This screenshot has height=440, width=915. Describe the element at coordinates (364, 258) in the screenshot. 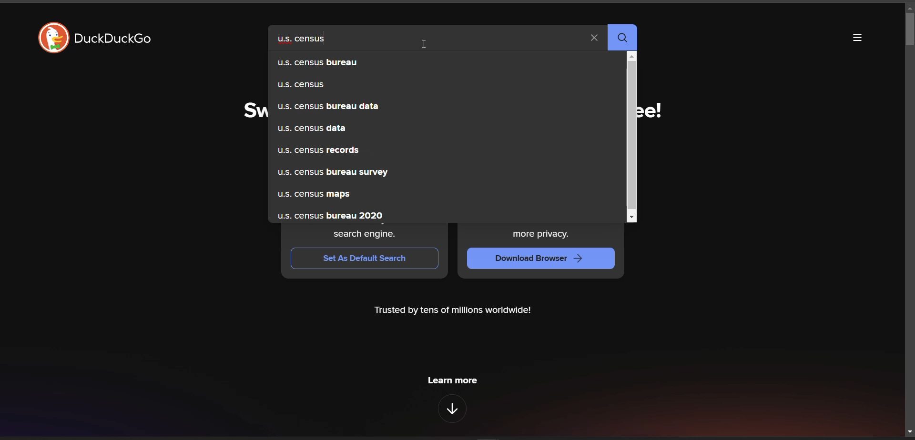

I see `Set As Default Search` at that location.